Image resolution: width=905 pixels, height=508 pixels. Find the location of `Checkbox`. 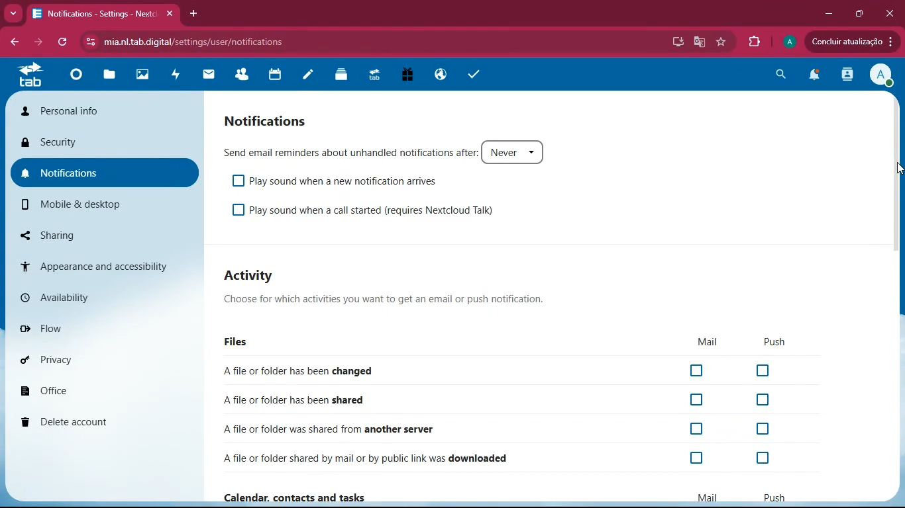

Checkbox is located at coordinates (698, 400).